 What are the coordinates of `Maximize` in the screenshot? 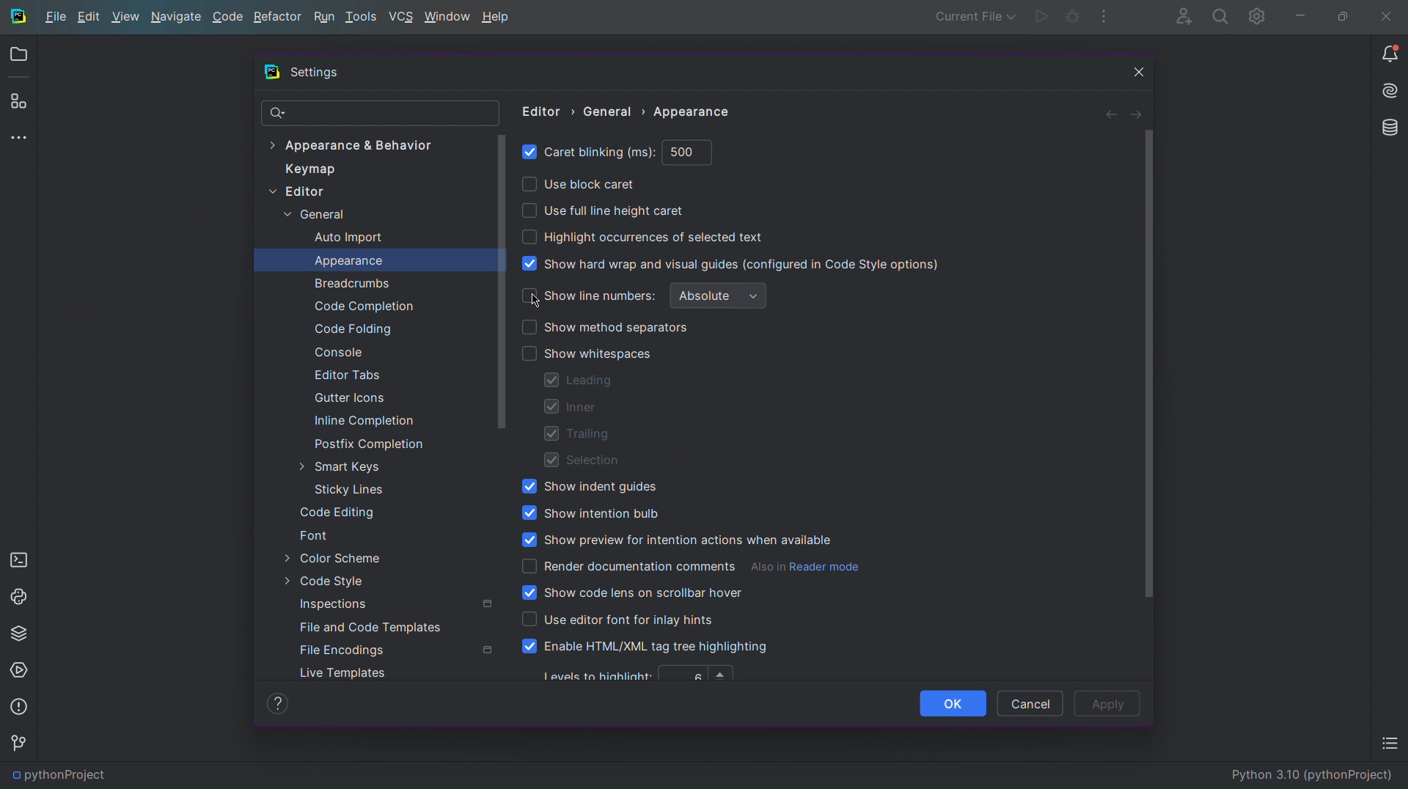 It's located at (1341, 15).